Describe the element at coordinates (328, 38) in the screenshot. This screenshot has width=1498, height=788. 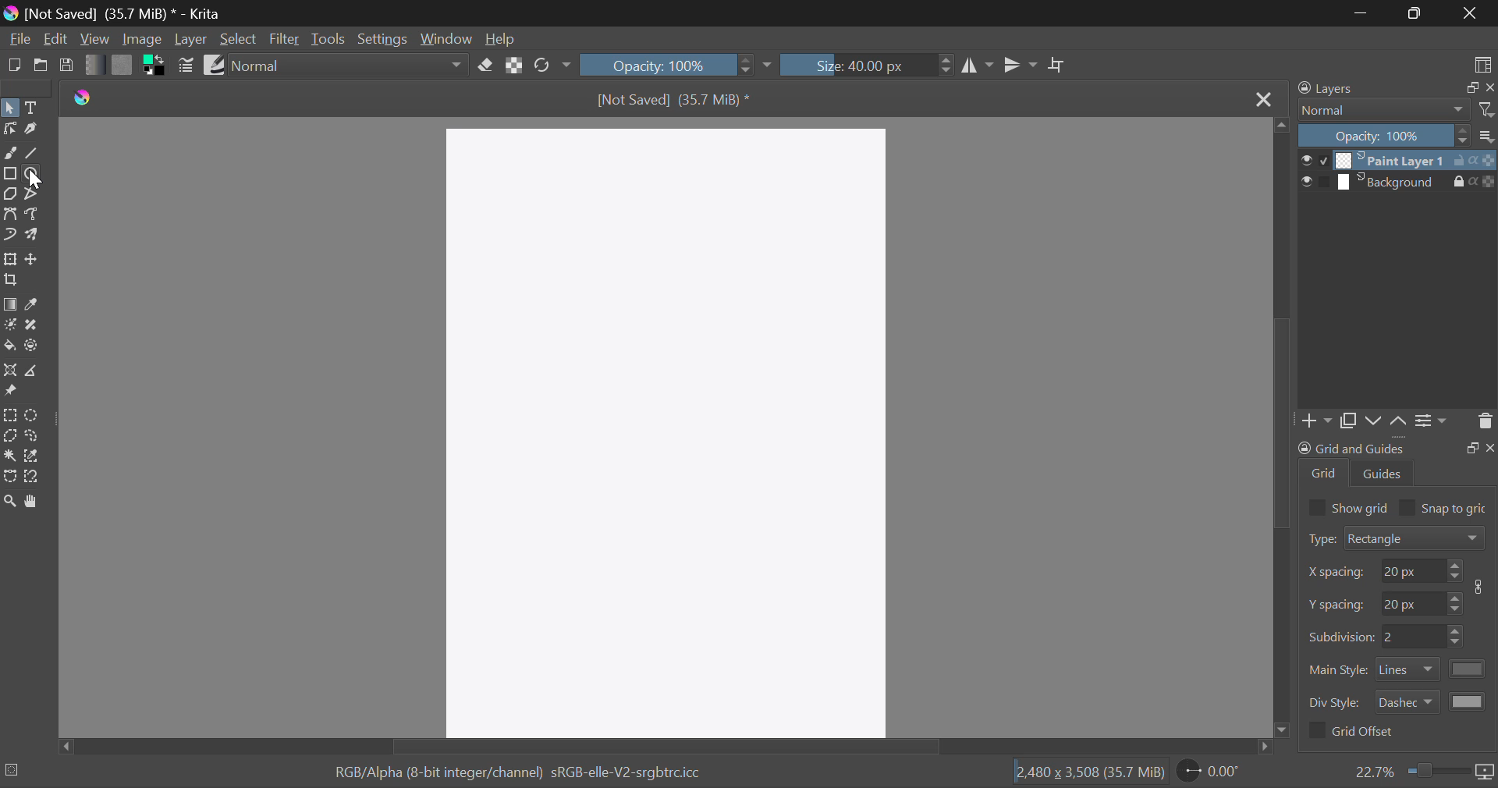
I see `Tools` at that location.